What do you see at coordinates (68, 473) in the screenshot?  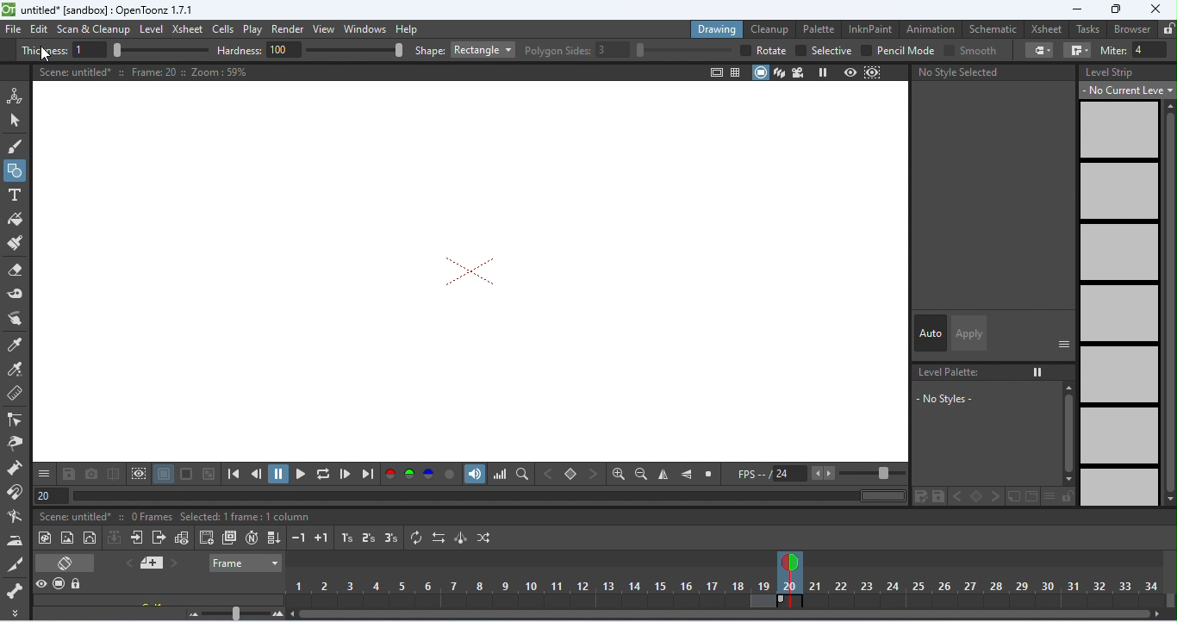 I see `save images` at bounding box center [68, 473].